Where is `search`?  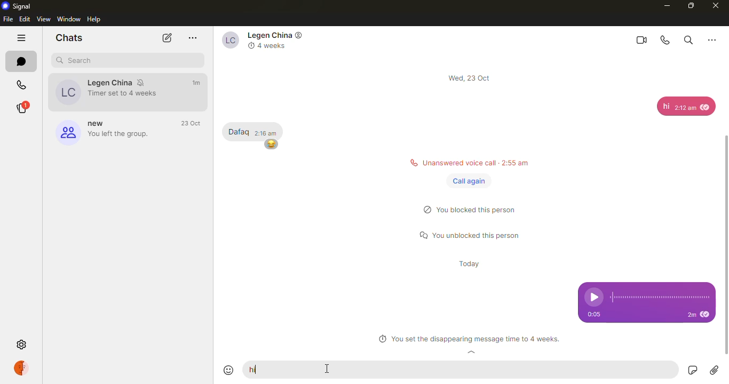
search is located at coordinates (687, 39).